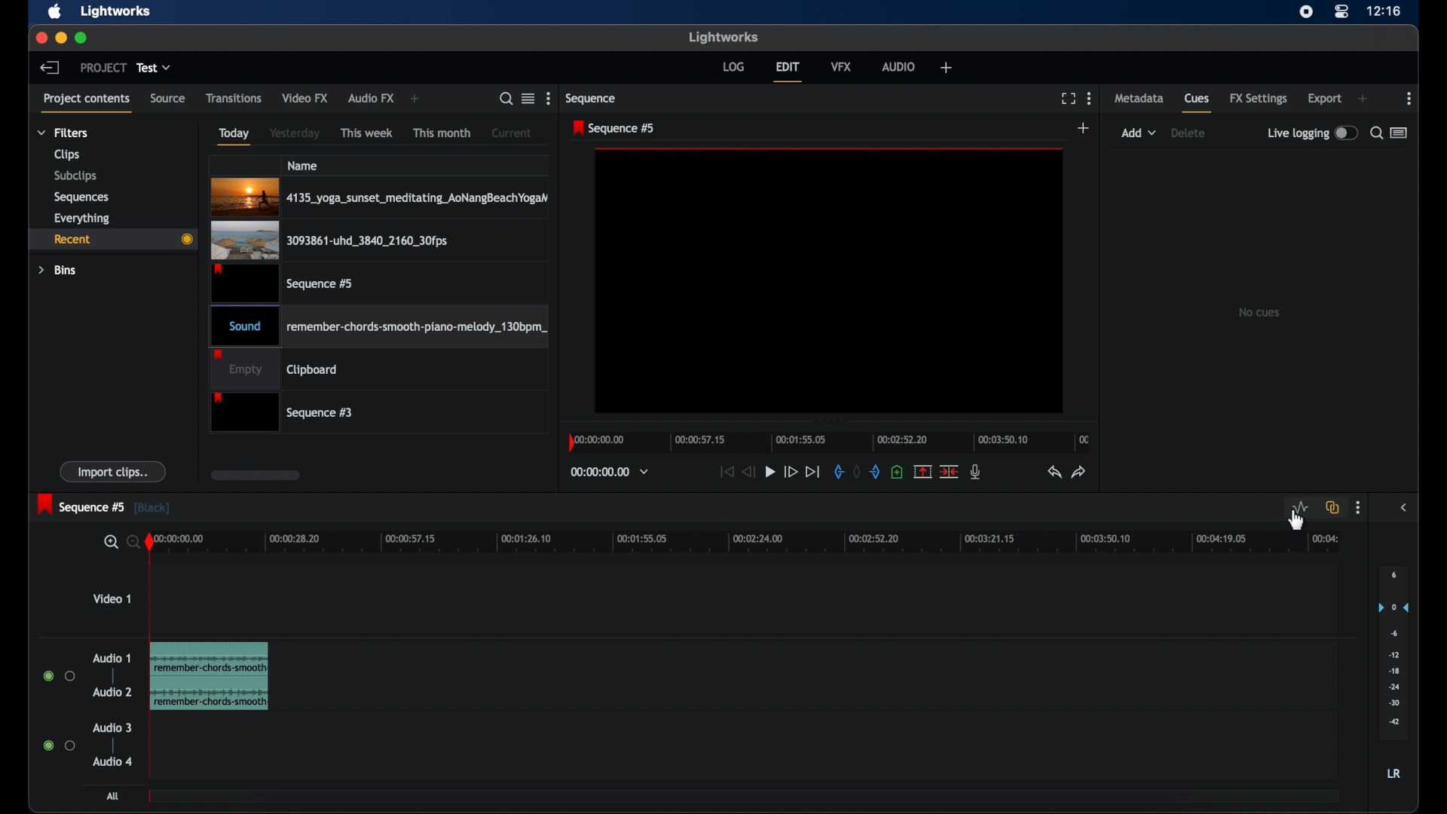  What do you see at coordinates (50, 67) in the screenshot?
I see `back` at bounding box center [50, 67].